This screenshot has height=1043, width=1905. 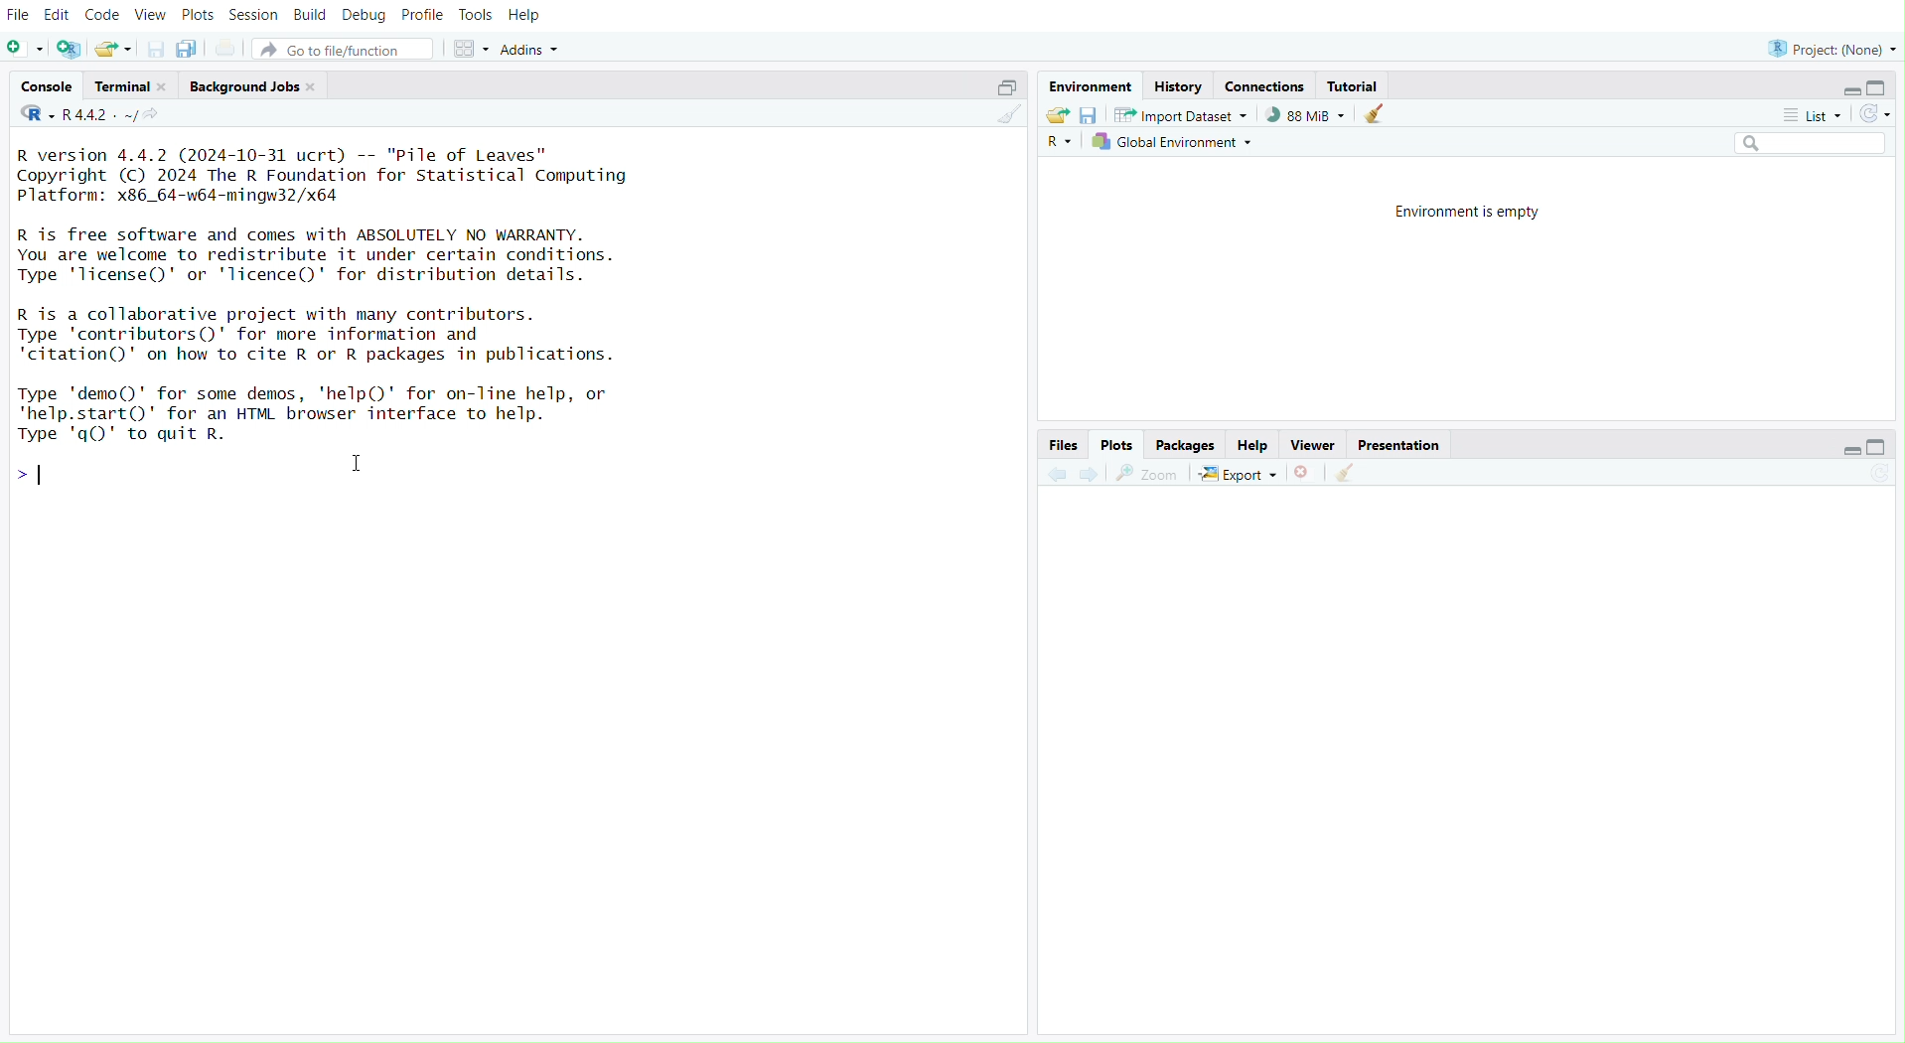 I want to click on Load workspace, so click(x=1058, y=113).